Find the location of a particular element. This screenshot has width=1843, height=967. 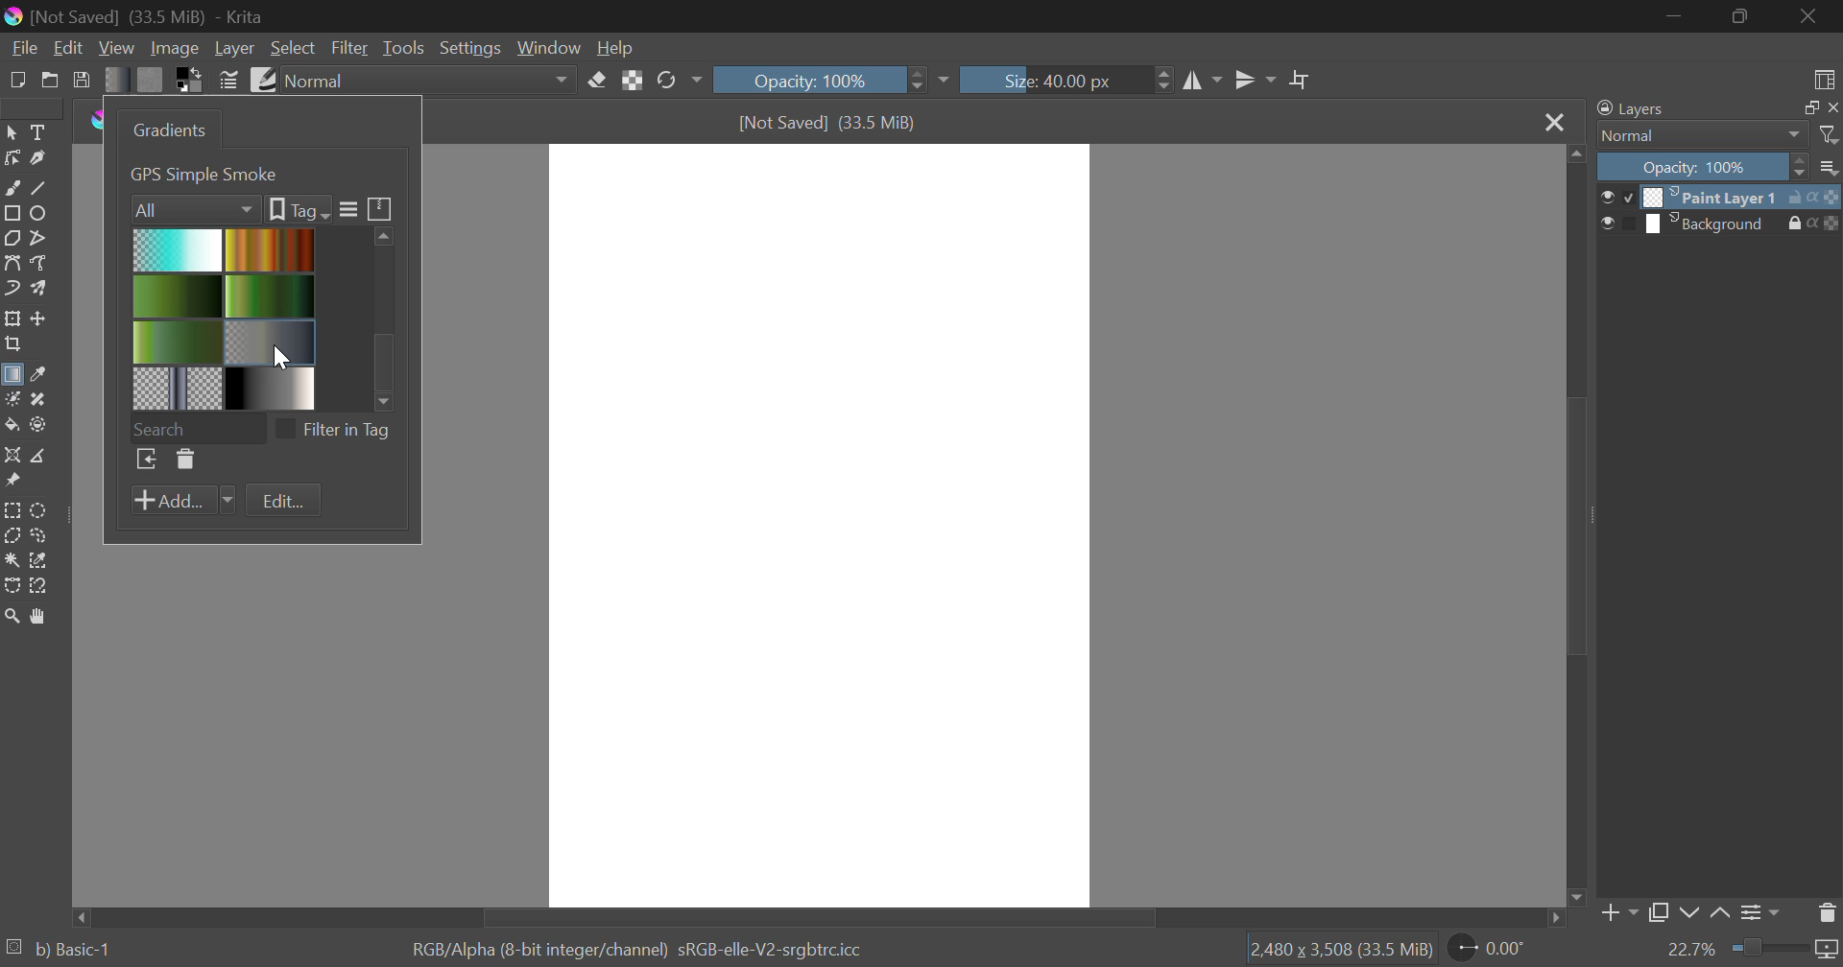

Polygon Selection is located at coordinates (12, 537).